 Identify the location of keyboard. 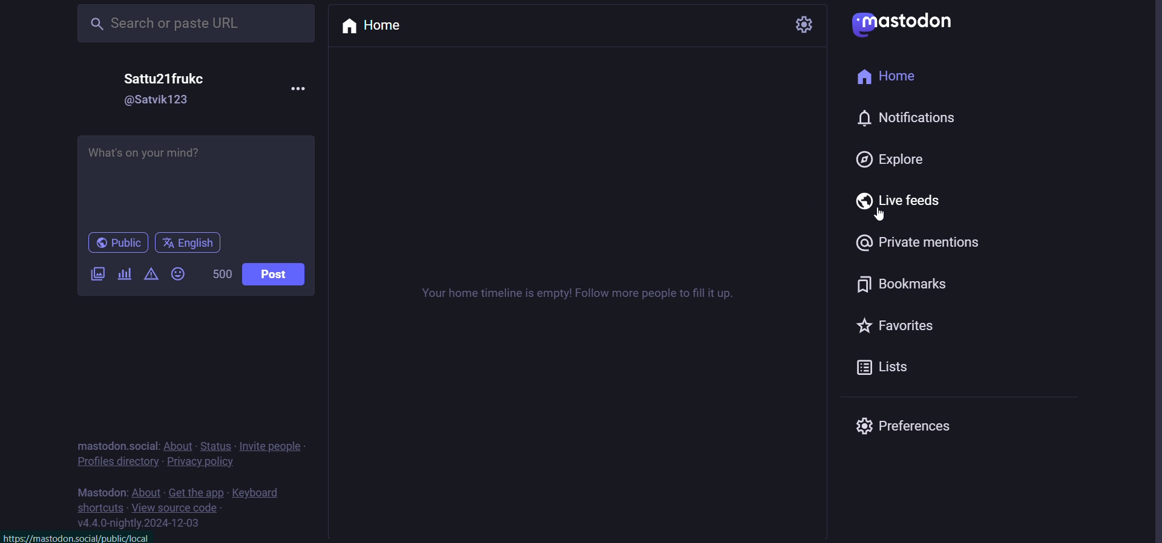
(258, 493).